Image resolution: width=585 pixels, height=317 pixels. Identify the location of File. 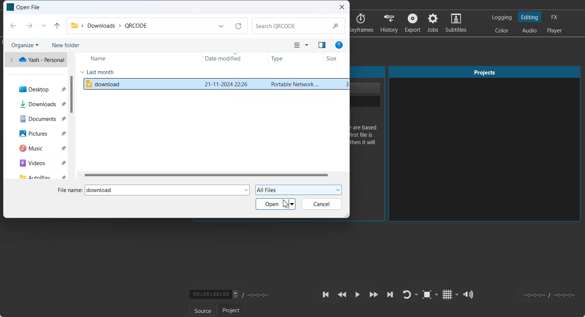
(104, 83).